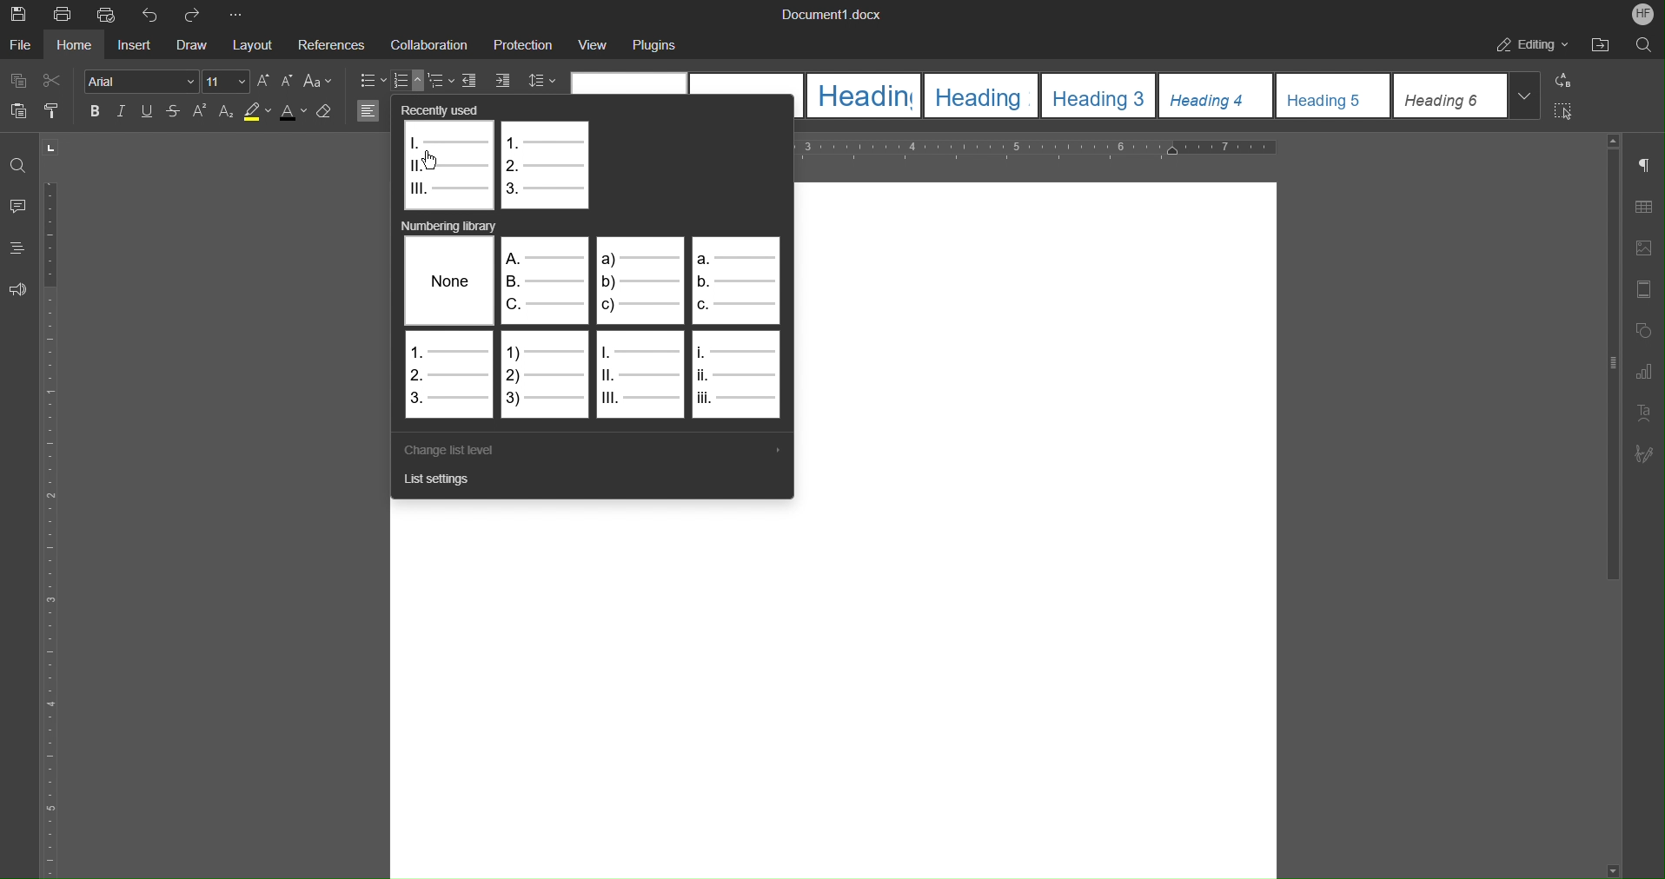 The width and height of the screenshot is (1665, 879). What do you see at coordinates (371, 81) in the screenshot?
I see `Bullet List` at bounding box center [371, 81].